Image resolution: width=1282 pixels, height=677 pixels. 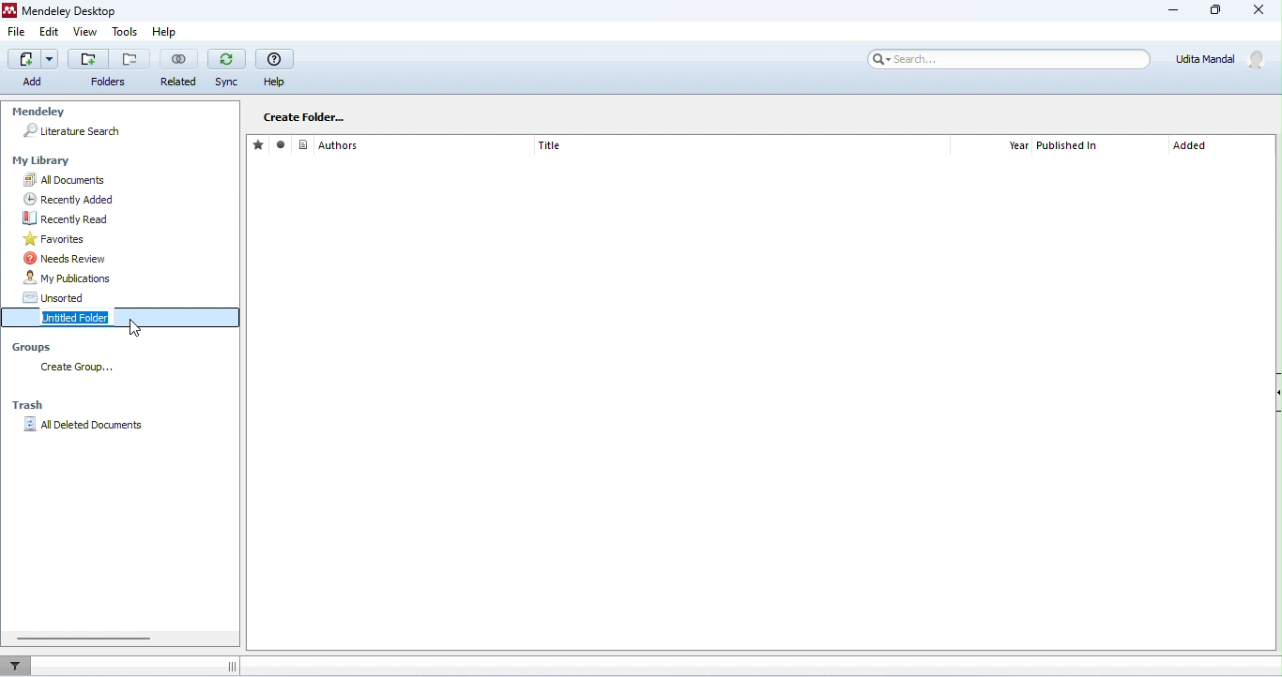 I want to click on recently added, so click(x=126, y=200).